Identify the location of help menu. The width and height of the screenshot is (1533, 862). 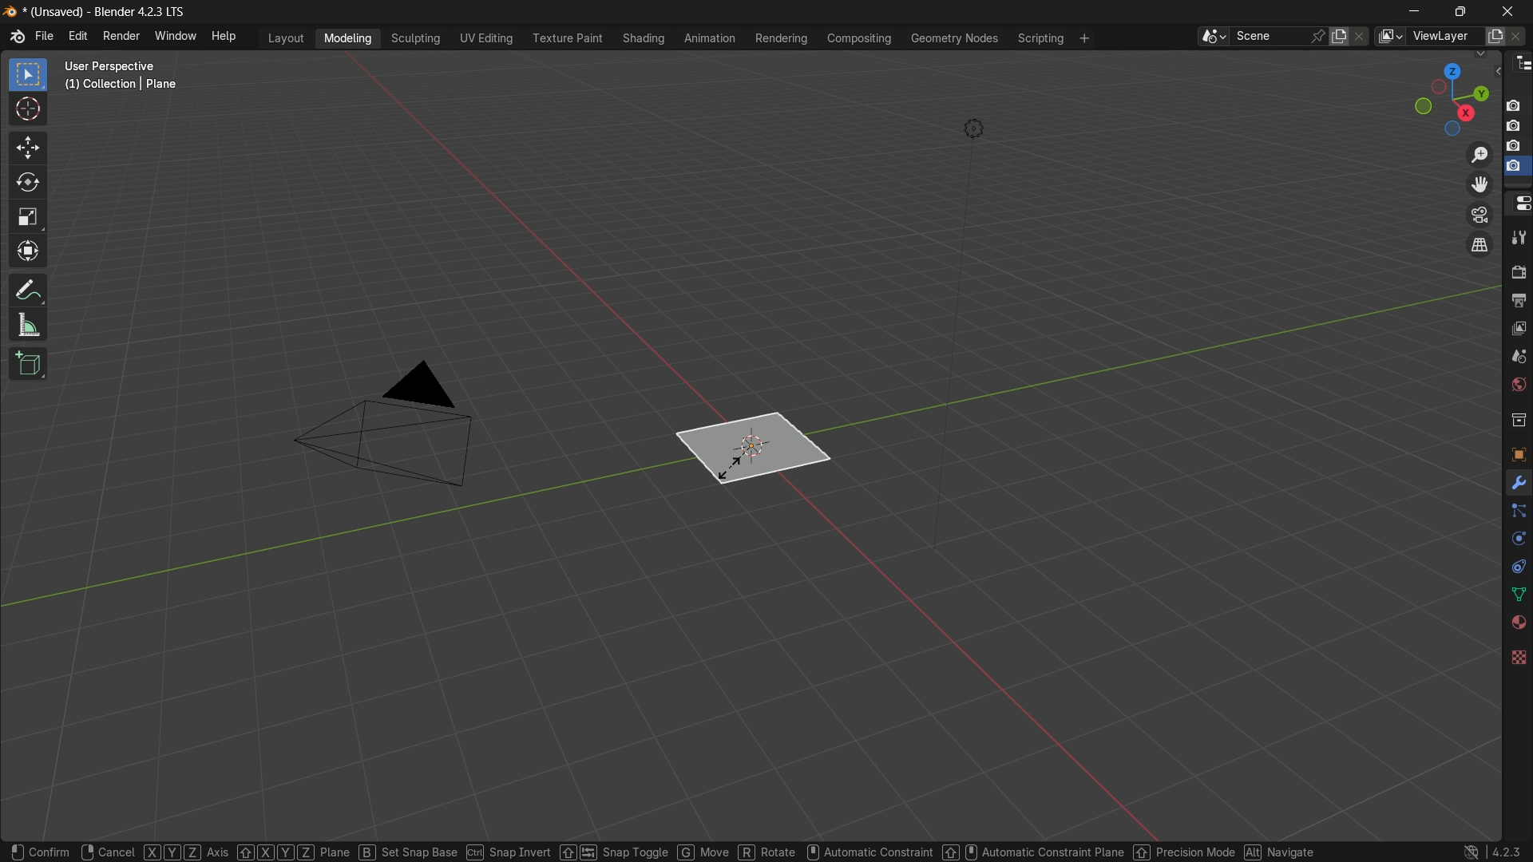
(225, 36).